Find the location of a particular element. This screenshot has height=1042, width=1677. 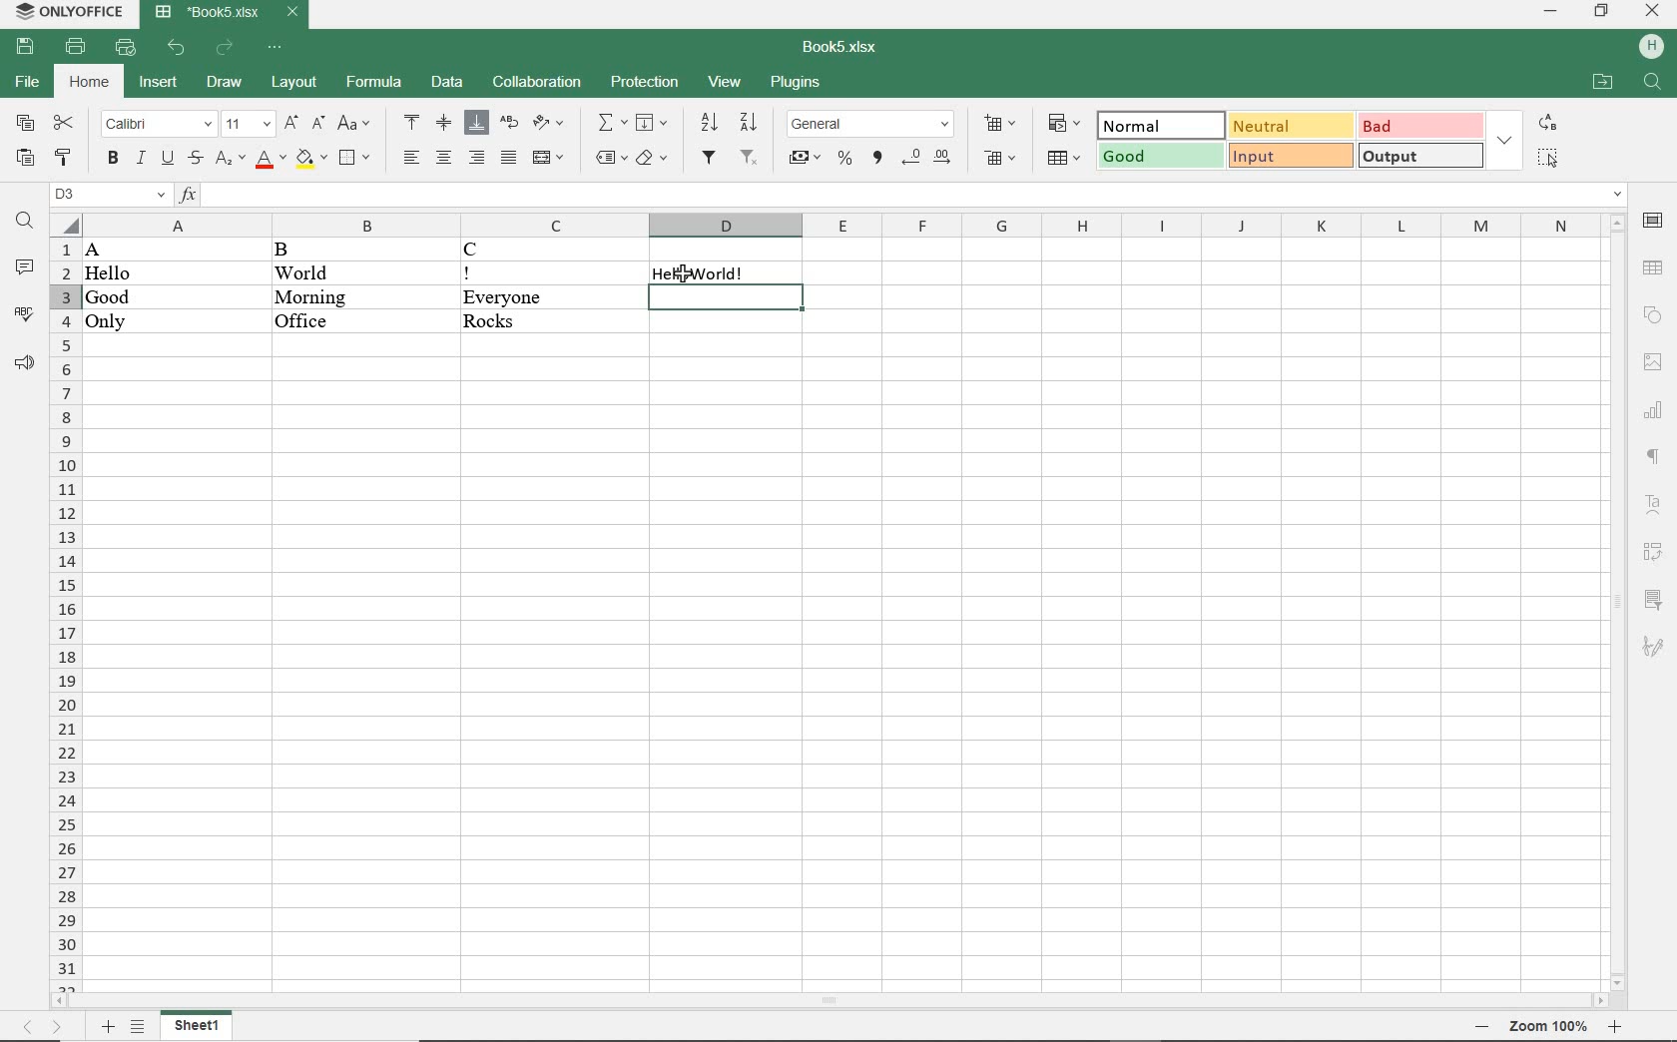

UNDO is located at coordinates (176, 47).